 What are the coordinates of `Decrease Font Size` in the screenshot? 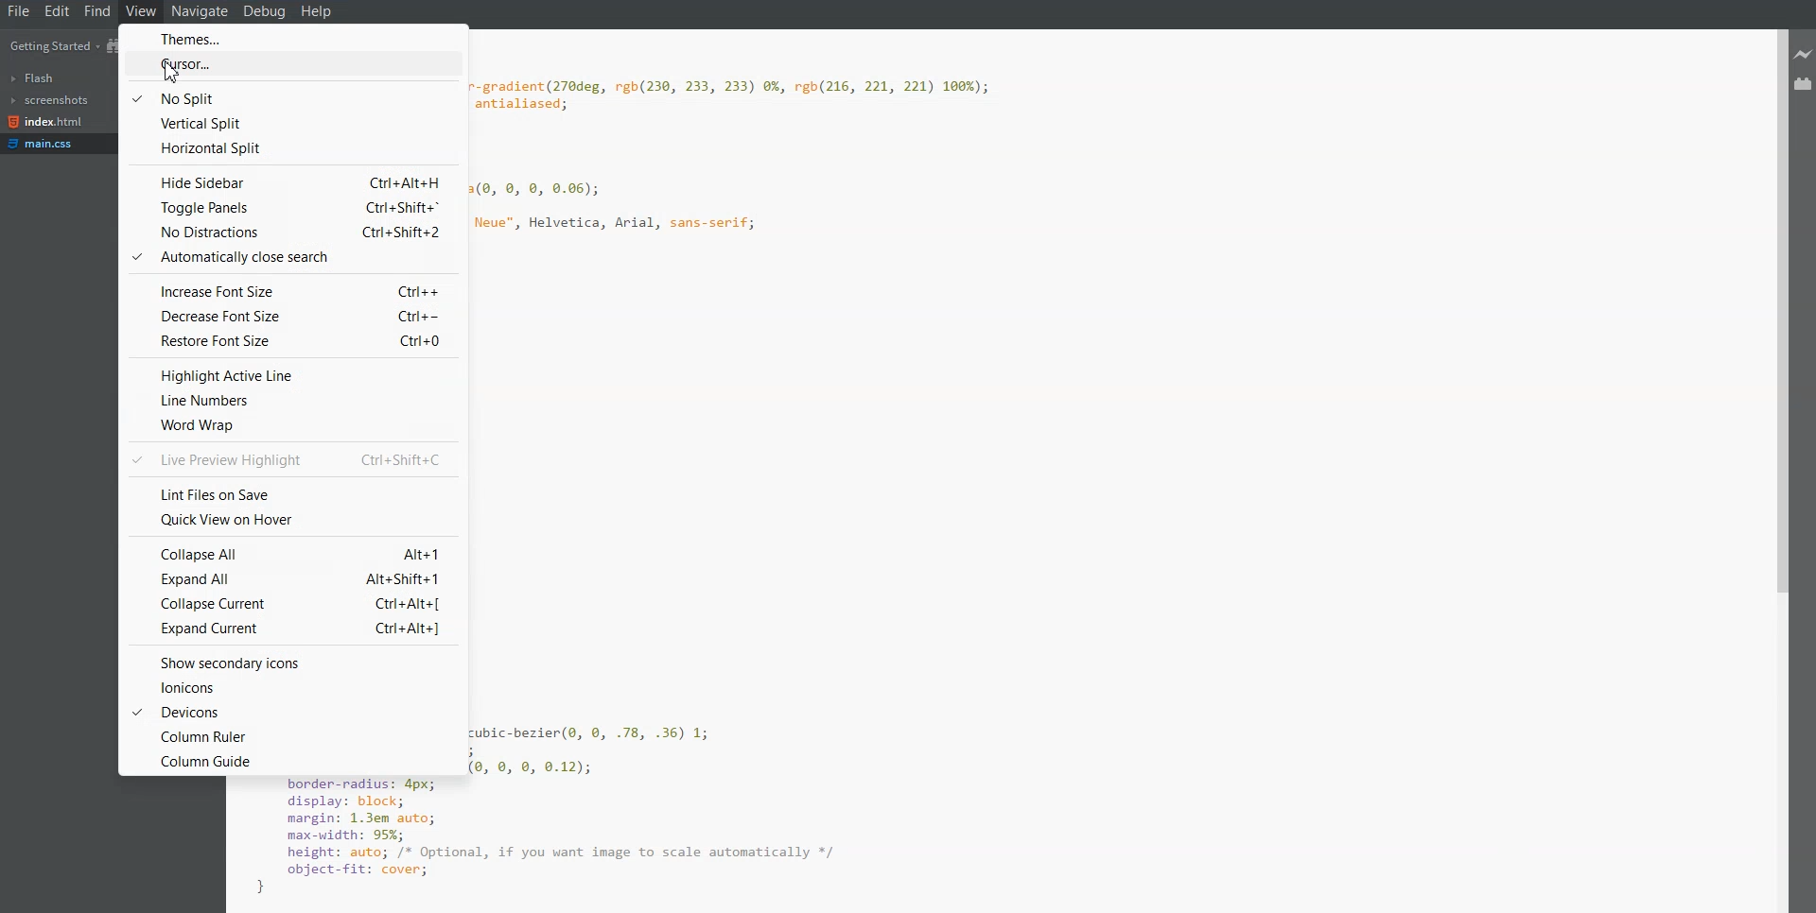 It's located at (289, 316).